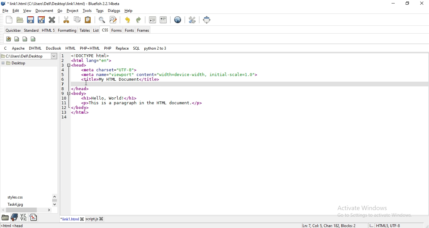 This screenshot has width=429, height=228. What do you see at coordinates (15, 10) in the screenshot?
I see `edit` at bounding box center [15, 10].